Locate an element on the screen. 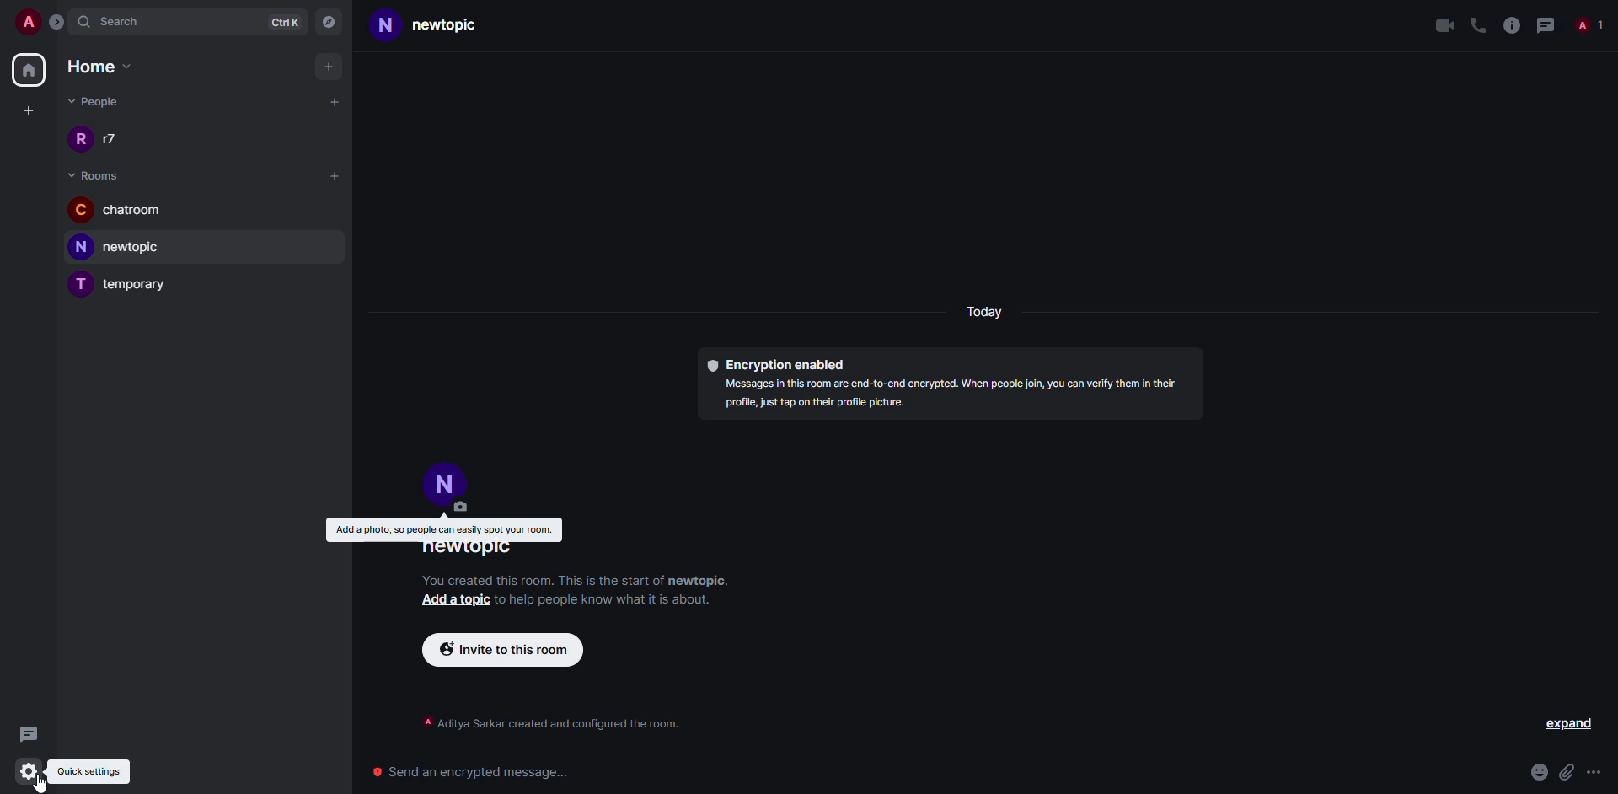 The image size is (1618, 794). expand is located at coordinates (56, 22).